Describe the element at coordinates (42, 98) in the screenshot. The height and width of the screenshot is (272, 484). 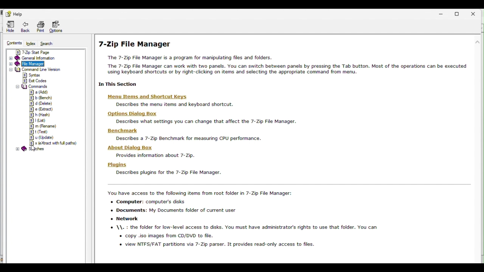
I see `b (Bench)` at that location.